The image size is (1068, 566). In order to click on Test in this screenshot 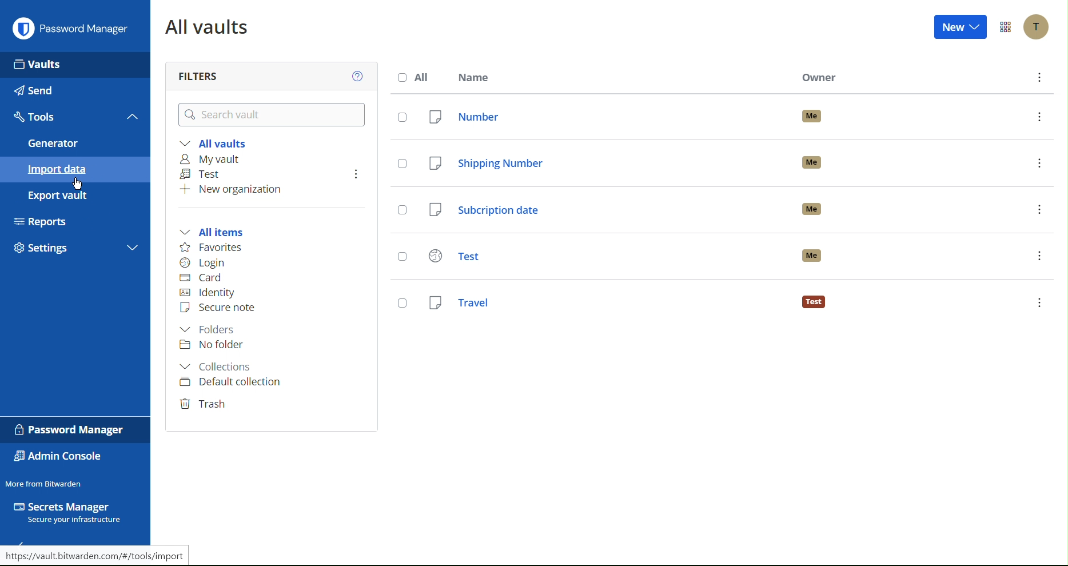, I will do `click(204, 174)`.